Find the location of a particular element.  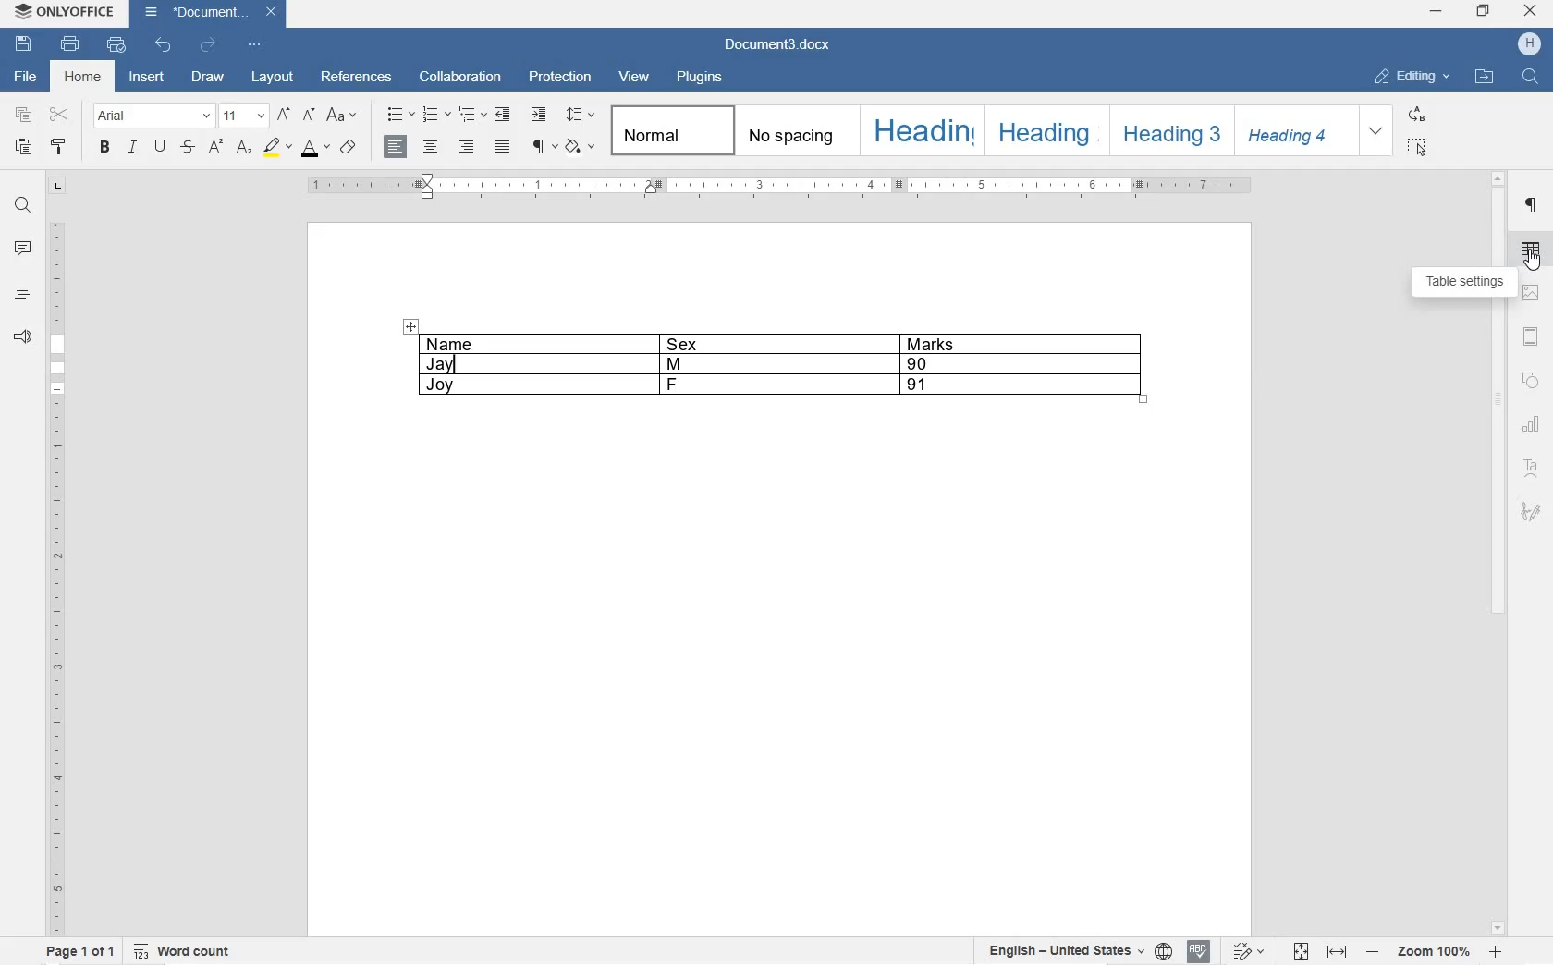

COPY STYLE is located at coordinates (349, 149).